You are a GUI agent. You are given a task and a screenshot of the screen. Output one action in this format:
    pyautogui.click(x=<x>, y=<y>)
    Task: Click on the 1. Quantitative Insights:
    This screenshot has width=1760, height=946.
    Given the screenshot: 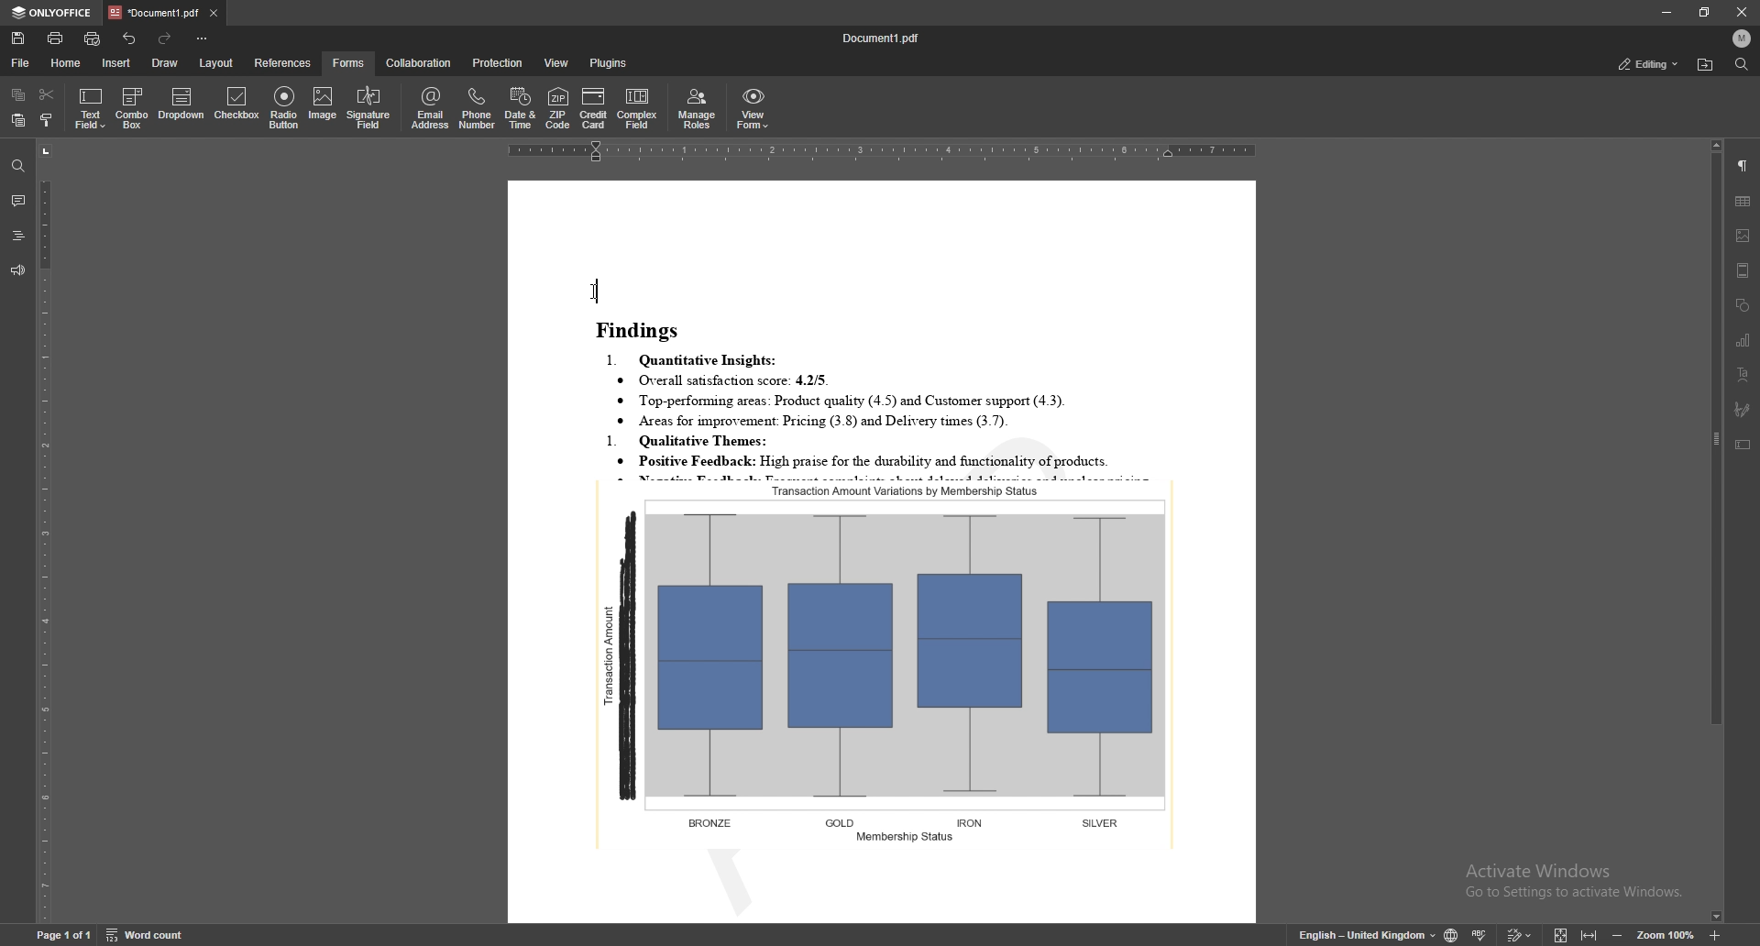 What is the action you would take?
    pyautogui.click(x=695, y=359)
    